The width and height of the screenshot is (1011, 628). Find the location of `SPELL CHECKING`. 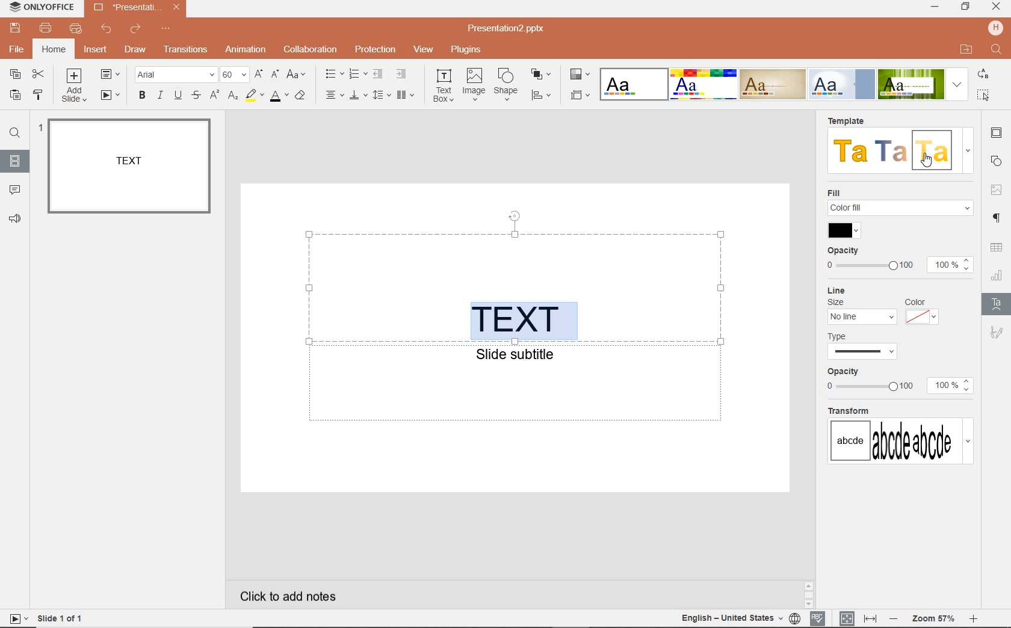

SPELL CHECKING is located at coordinates (818, 617).